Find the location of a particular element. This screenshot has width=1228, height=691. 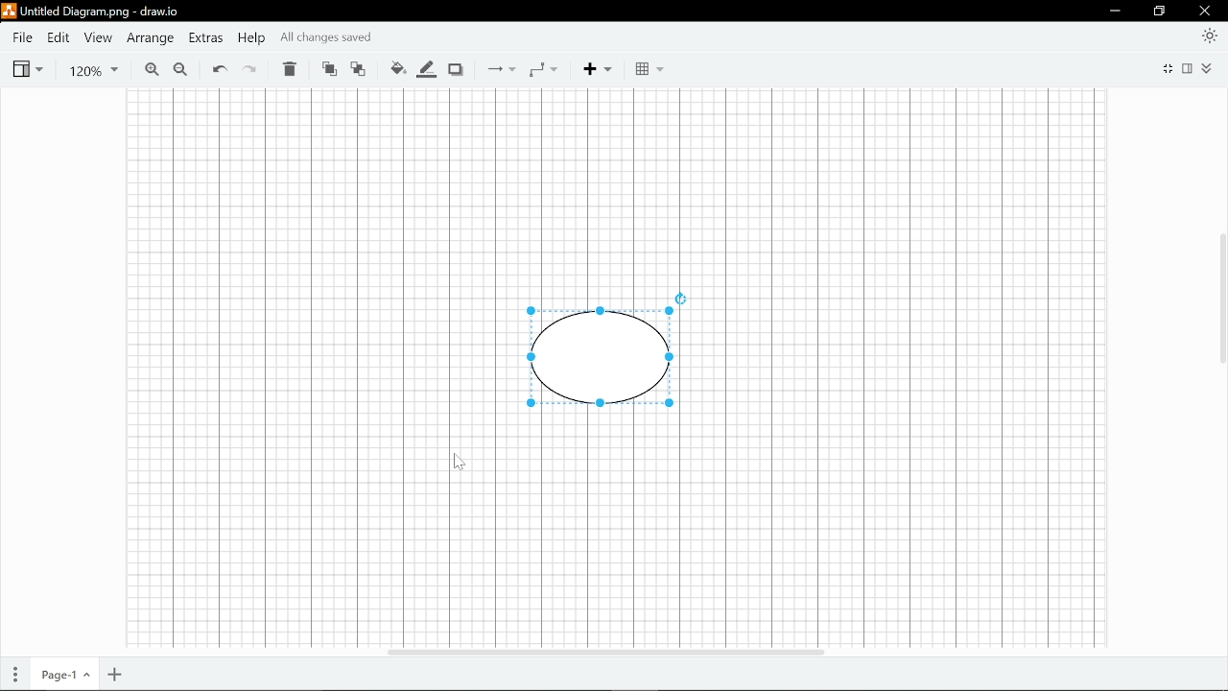

File name - Untitled Diagram.drawio - draw.io is located at coordinates (97, 10).